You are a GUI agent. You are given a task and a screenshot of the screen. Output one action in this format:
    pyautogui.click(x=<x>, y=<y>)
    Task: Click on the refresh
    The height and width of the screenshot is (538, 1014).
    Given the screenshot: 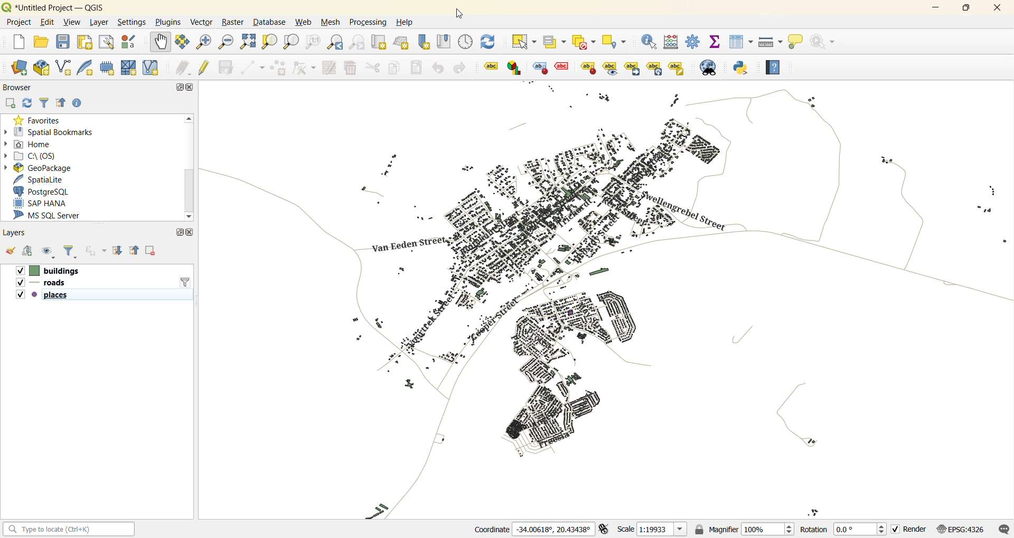 What is the action you would take?
    pyautogui.click(x=26, y=103)
    